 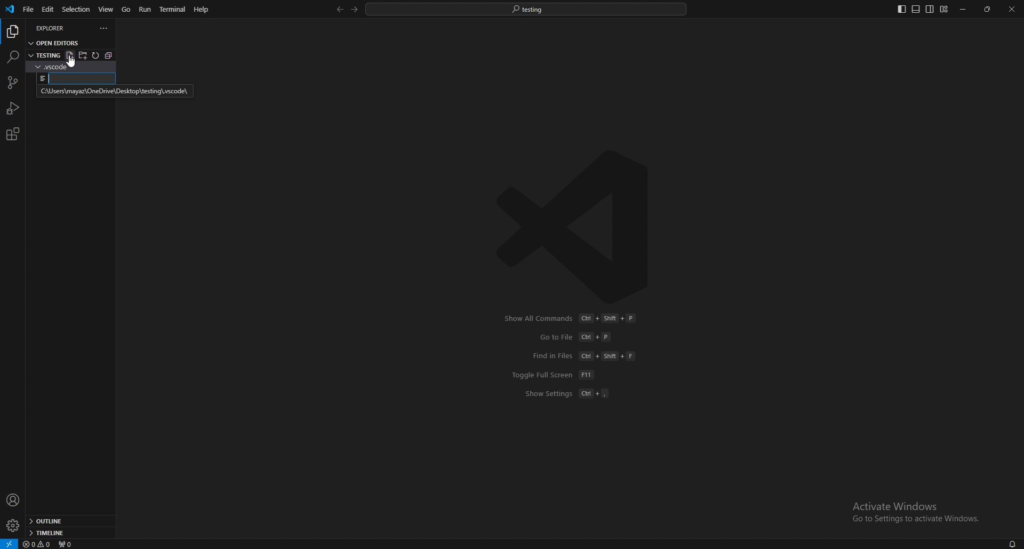 What do you see at coordinates (97, 55) in the screenshot?
I see `refresh` at bounding box center [97, 55].